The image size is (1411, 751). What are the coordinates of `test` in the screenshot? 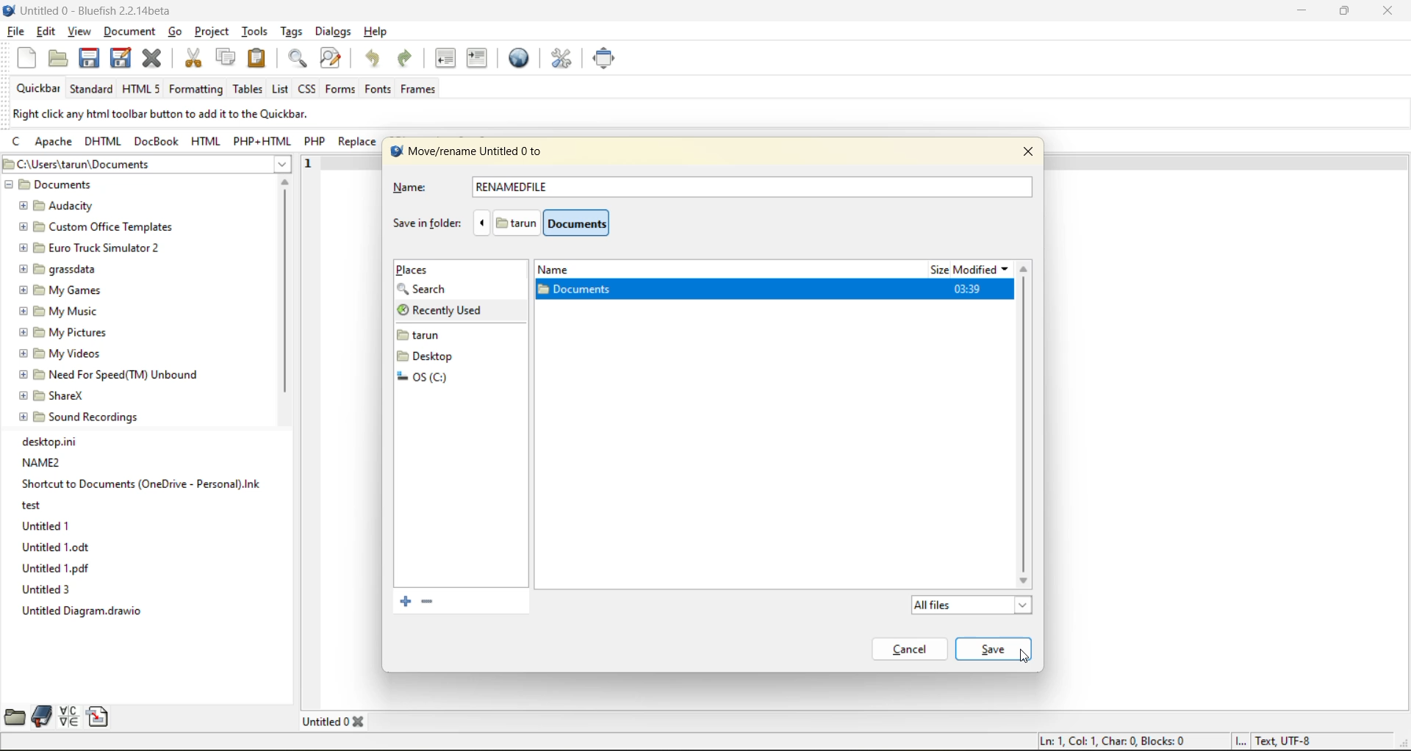 It's located at (32, 506).